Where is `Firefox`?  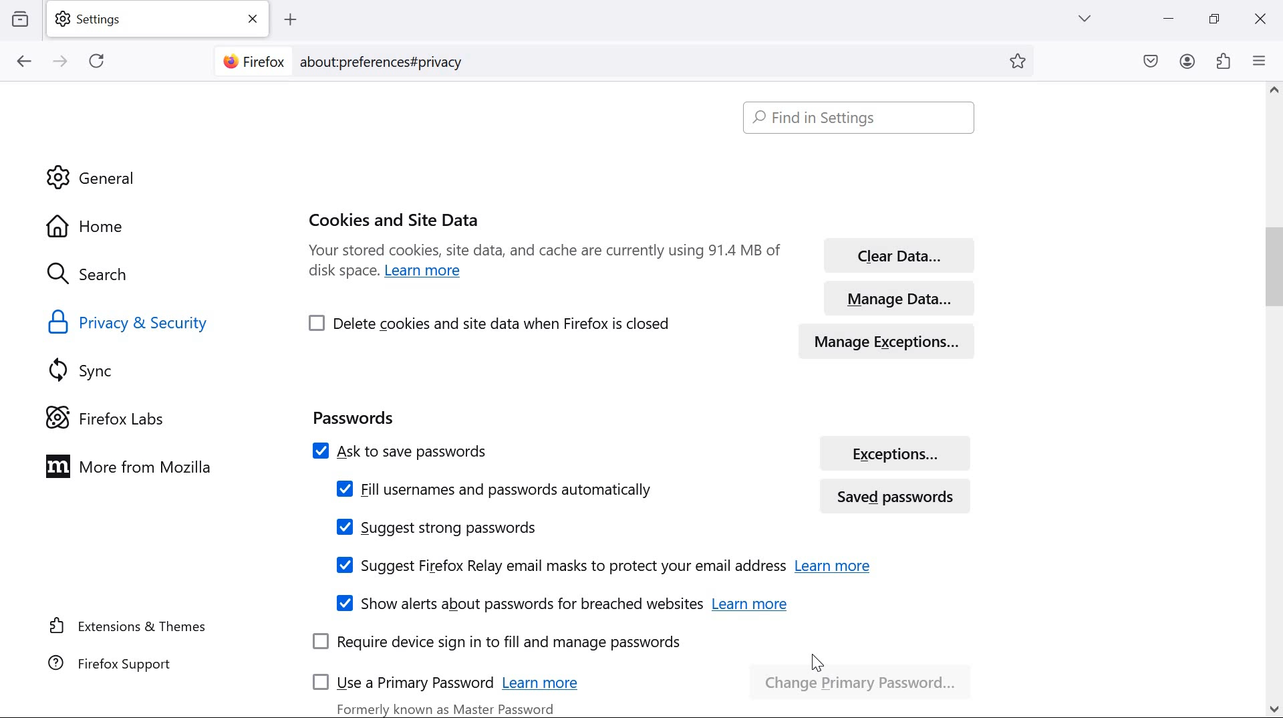
Firefox is located at coordinates (253, 59).